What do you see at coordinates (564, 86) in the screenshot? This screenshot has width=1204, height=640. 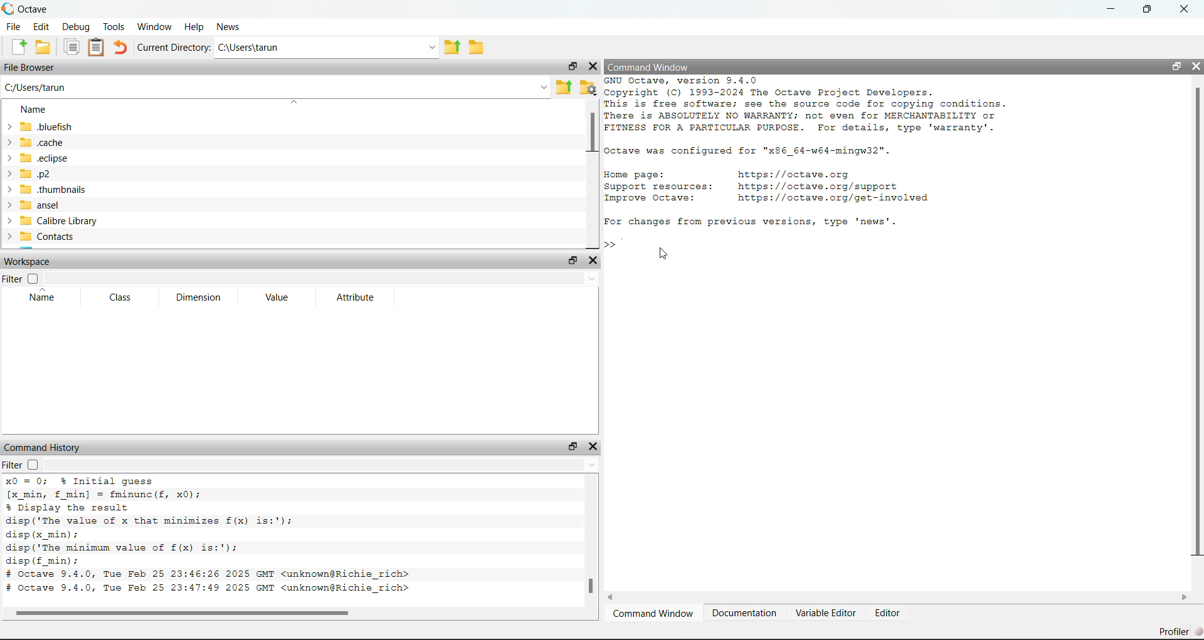 I see `one directory up` at bounding box center [564, 86].